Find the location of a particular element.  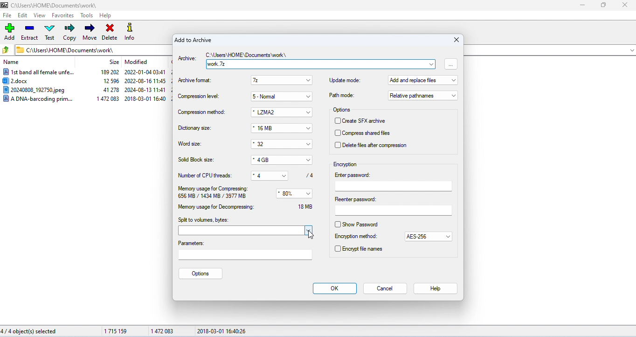

drop down is located at coordinates (309, 113).